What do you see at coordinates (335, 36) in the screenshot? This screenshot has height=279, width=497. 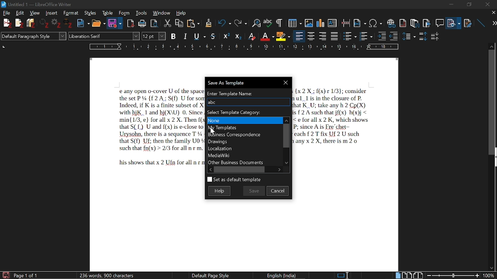 I see `justified` at bounding box center [335, 36].